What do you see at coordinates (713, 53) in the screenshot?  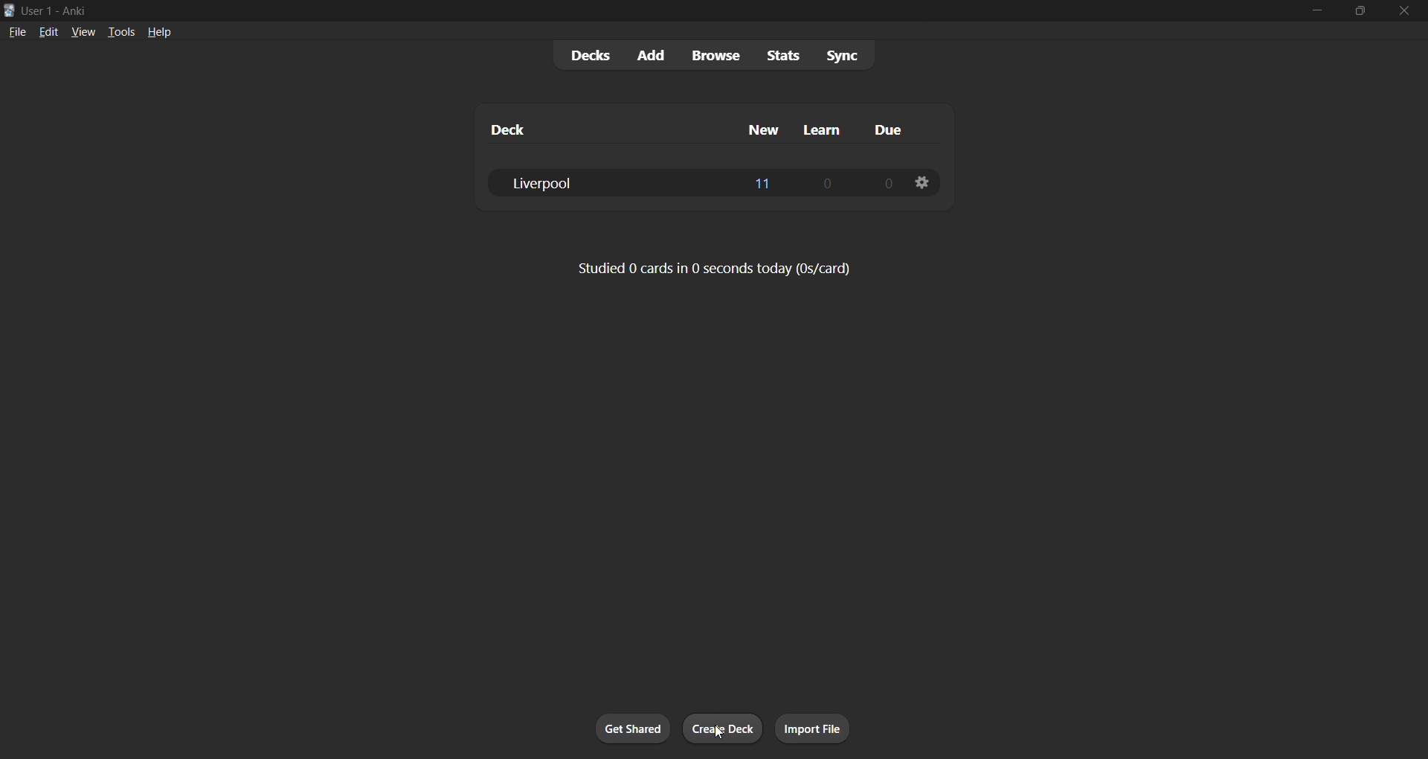 I see `browse` at bounding box center [713, 53].